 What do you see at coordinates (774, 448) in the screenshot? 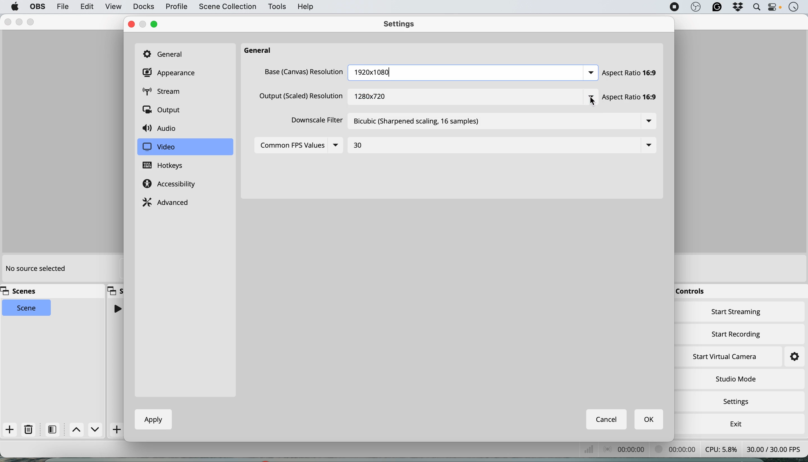
I see `frames per second` at bounding box center [774, 448].